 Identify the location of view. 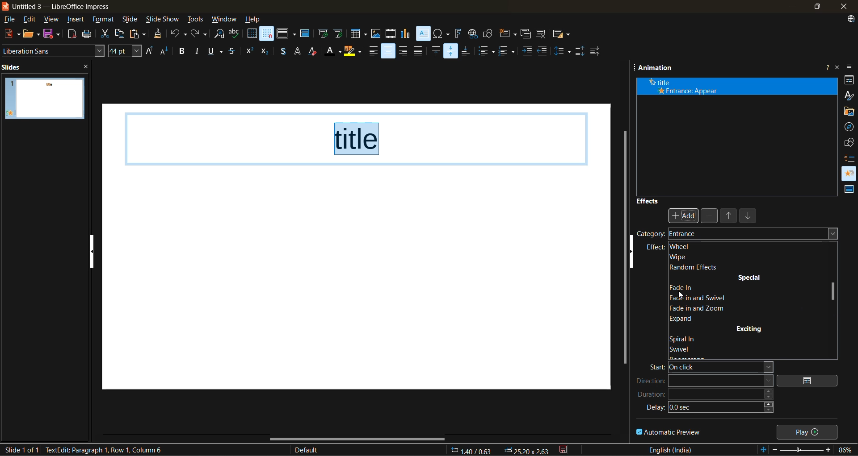
(53, 20).